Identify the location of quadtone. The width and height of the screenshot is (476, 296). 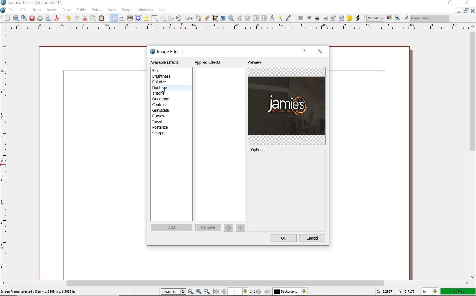
(162, 99).